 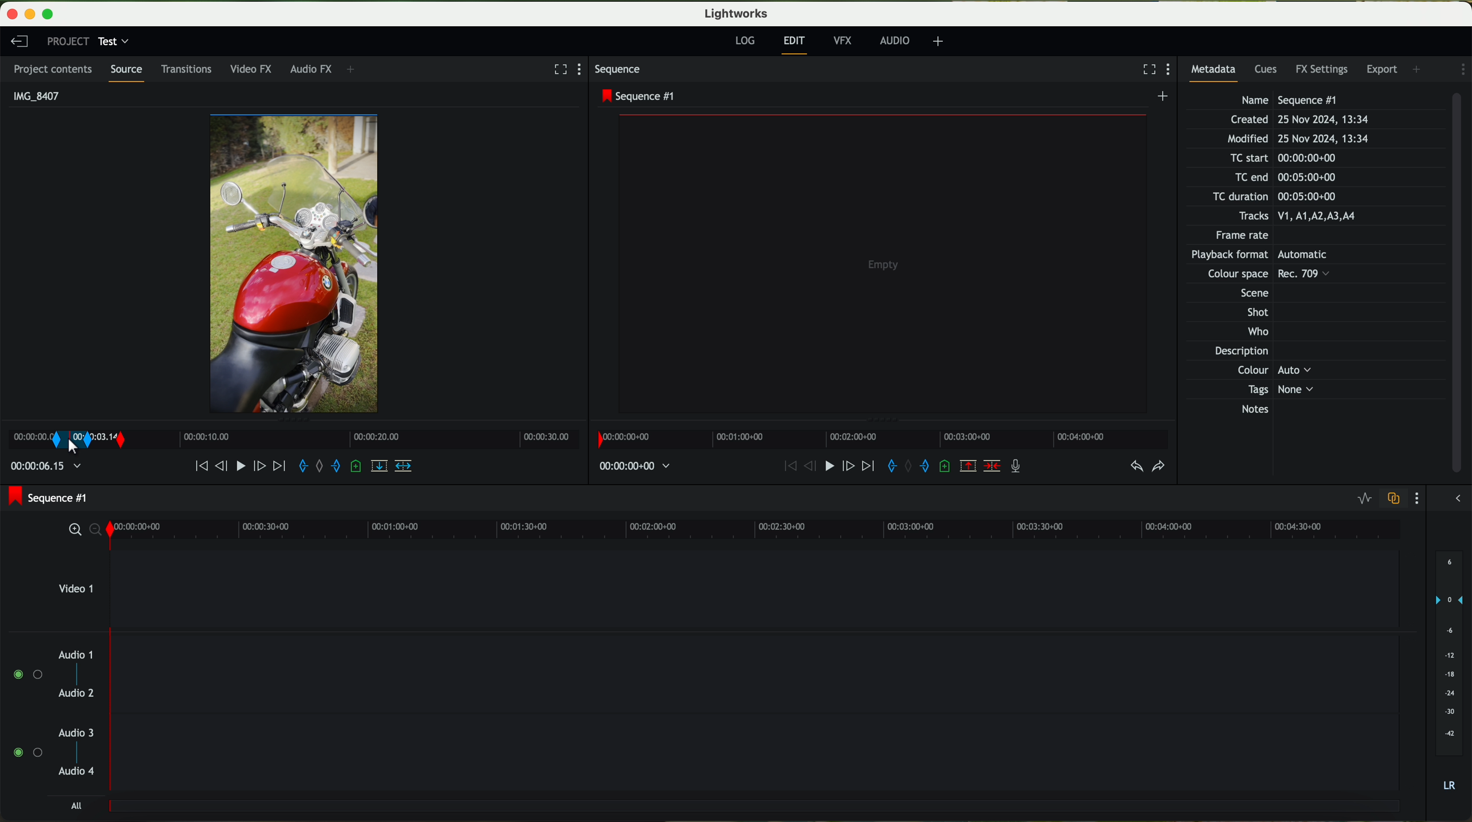 What do you see at coordinates (584, 70) in the screenshot?
I see `show settings menu` at bounding box center [584, 70].